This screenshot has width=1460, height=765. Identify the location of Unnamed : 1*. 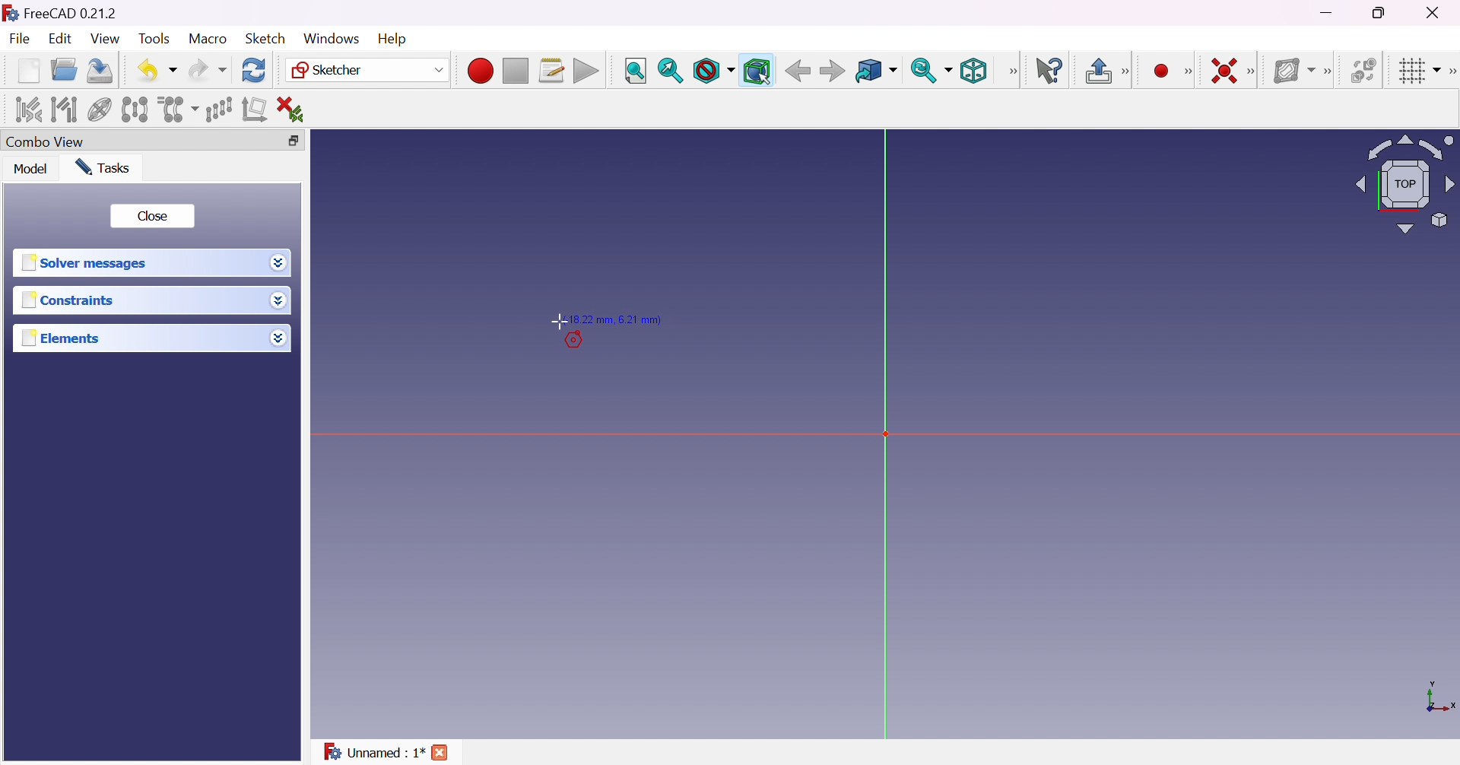
(374, 753).